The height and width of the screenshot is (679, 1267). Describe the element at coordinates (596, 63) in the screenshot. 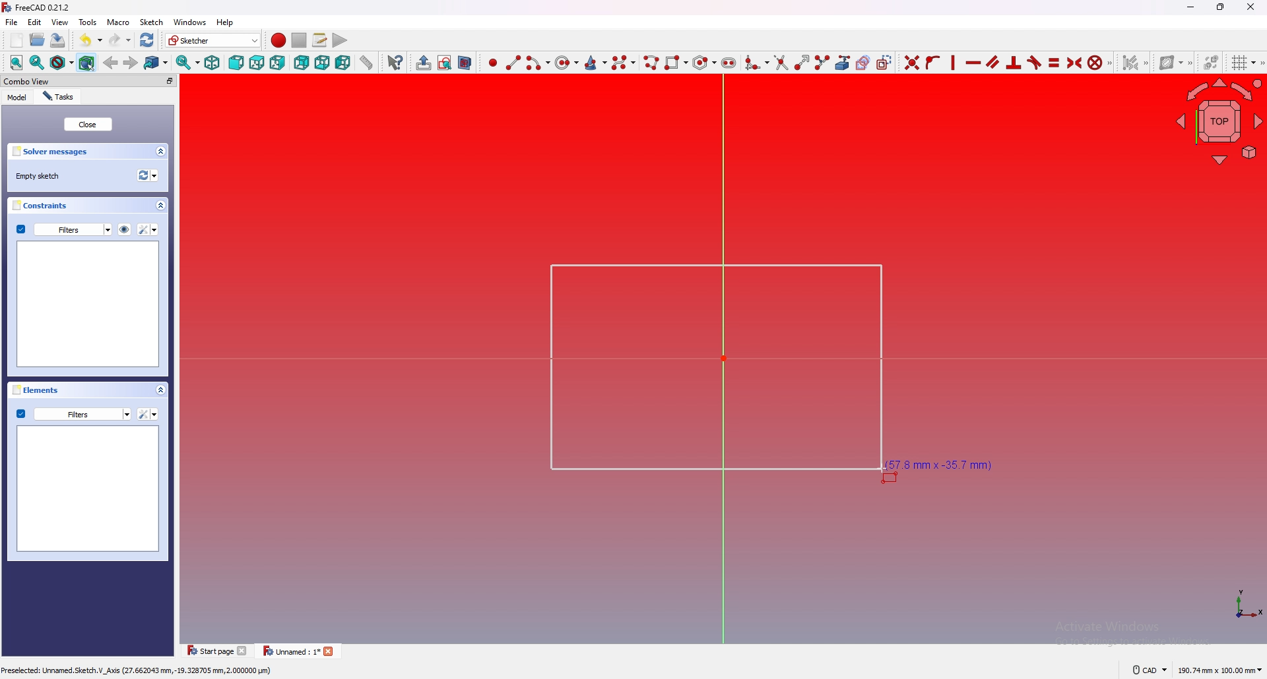

I see `create conic` at that location.